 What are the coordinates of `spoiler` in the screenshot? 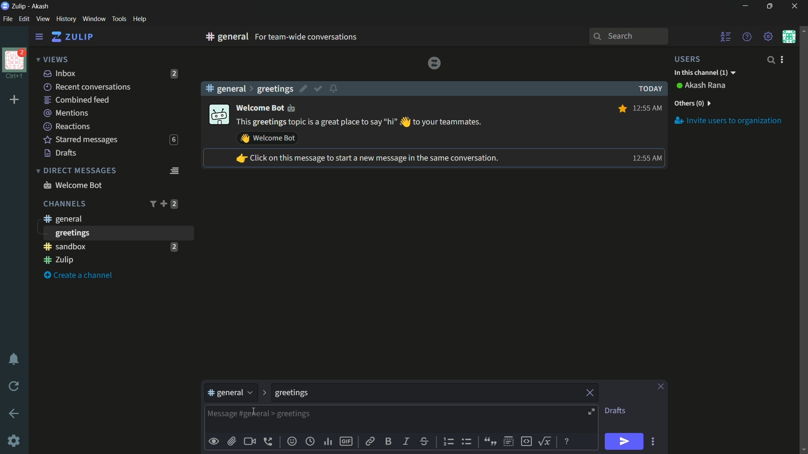 It's located at (508, 442).